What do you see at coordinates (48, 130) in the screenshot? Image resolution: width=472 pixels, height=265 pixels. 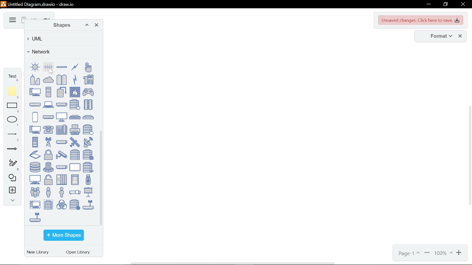 I see `phone` at bounding box center [48, 130].